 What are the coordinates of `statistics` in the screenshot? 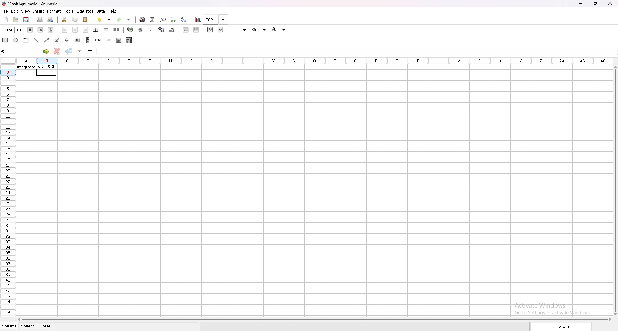 It's located at (85, 11).